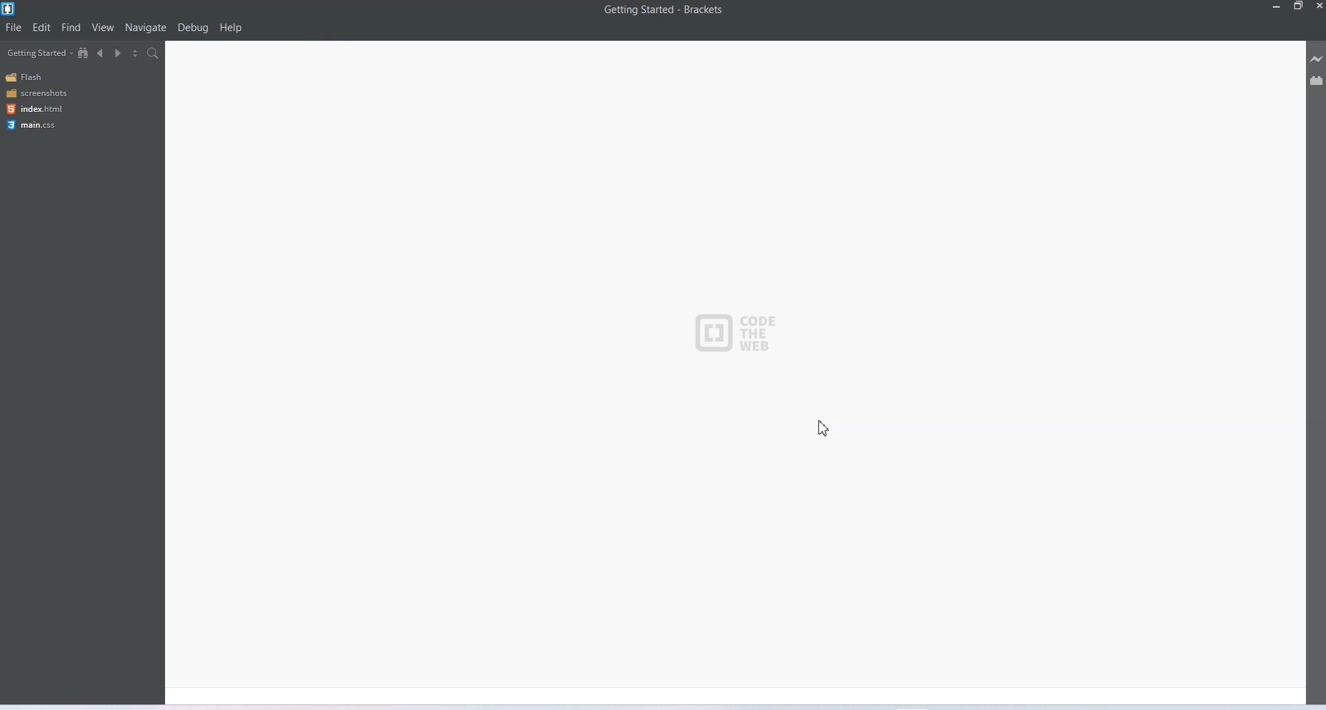 This screenshot has height=710, width=1326. I want to click on view, so click(104, 27).